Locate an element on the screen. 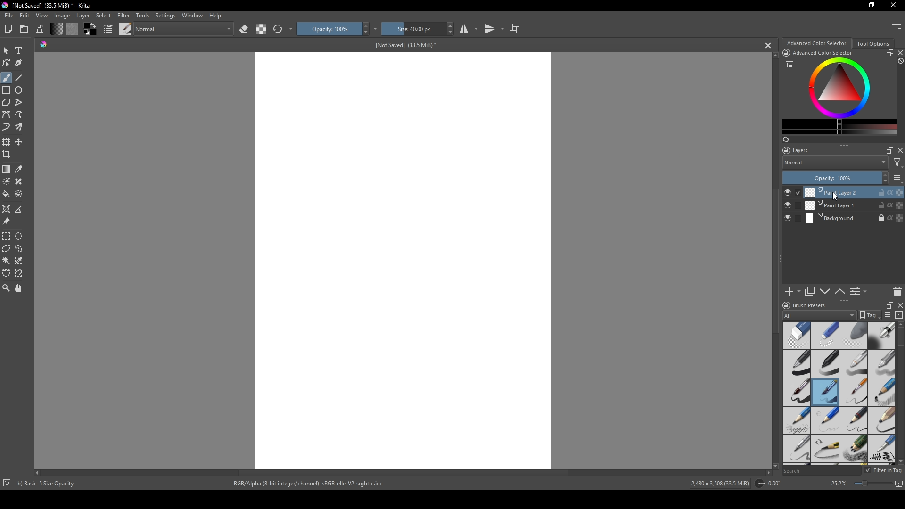 Image resolution: width=905 pixels, height=509 pixels. thick brush is located at coordinates (797, 393).